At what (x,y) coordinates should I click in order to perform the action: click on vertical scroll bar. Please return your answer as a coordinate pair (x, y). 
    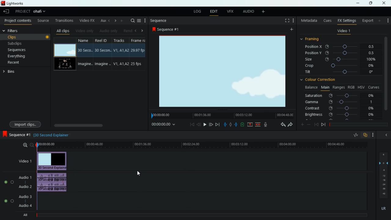
    Looking at the image, I should click on (386, 76).